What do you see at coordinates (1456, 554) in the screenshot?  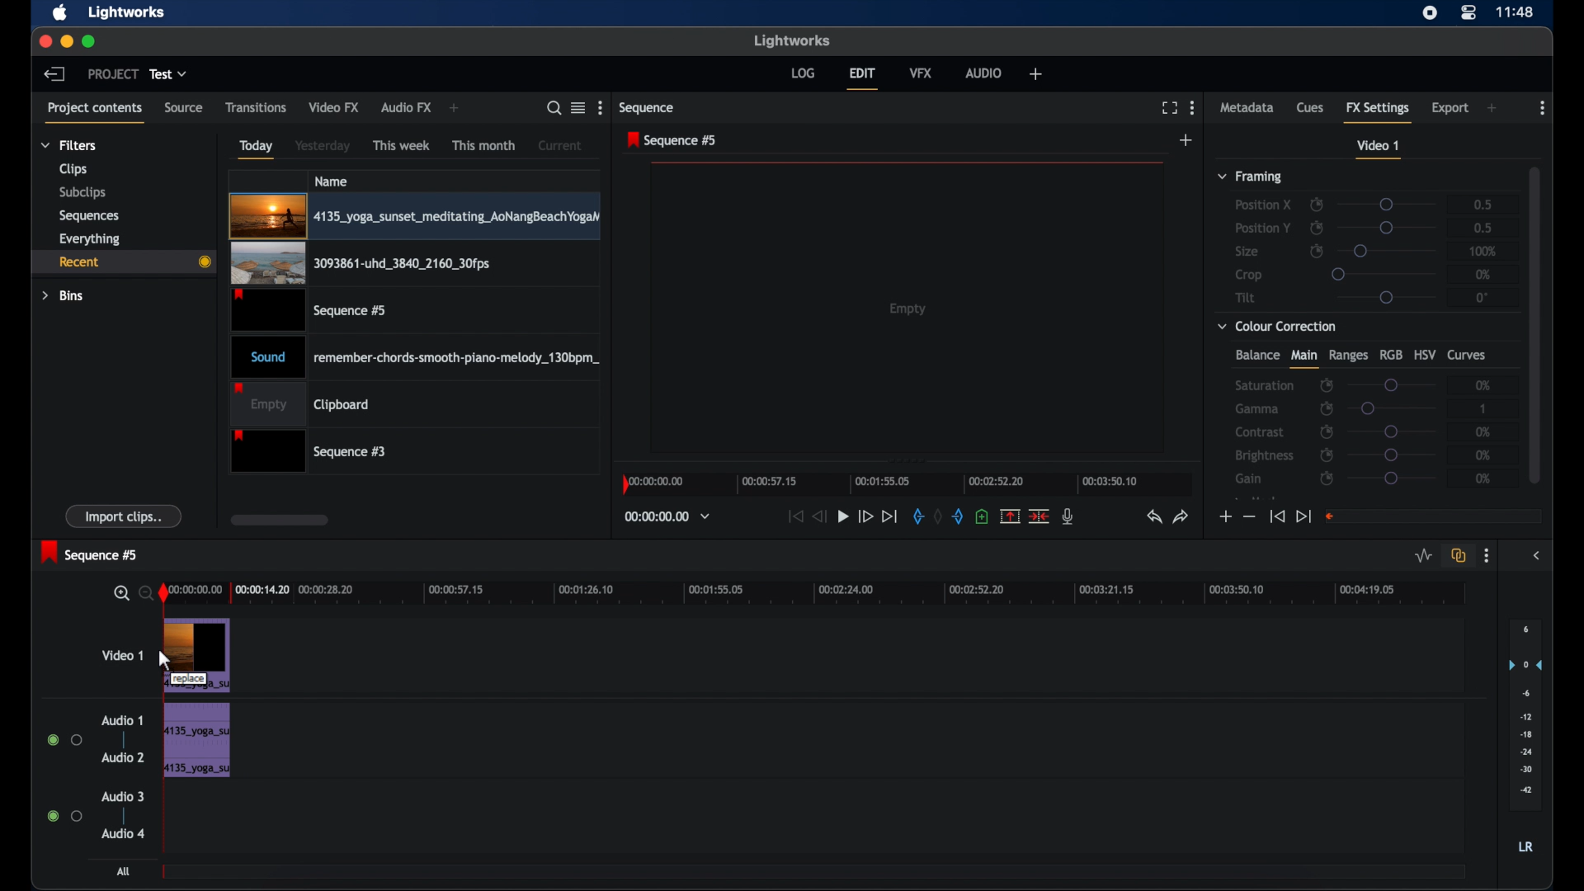 I see `toggle auto track sync` at bounding box center [1456, 554].